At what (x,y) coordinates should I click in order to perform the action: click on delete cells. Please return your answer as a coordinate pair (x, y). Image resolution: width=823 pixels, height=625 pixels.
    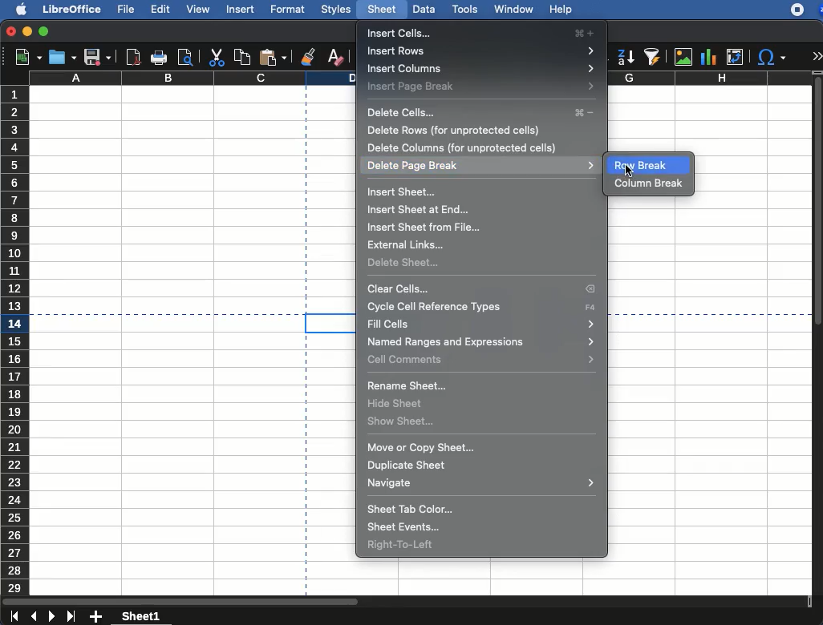
    Looking at the image, I should click on (484, 114).